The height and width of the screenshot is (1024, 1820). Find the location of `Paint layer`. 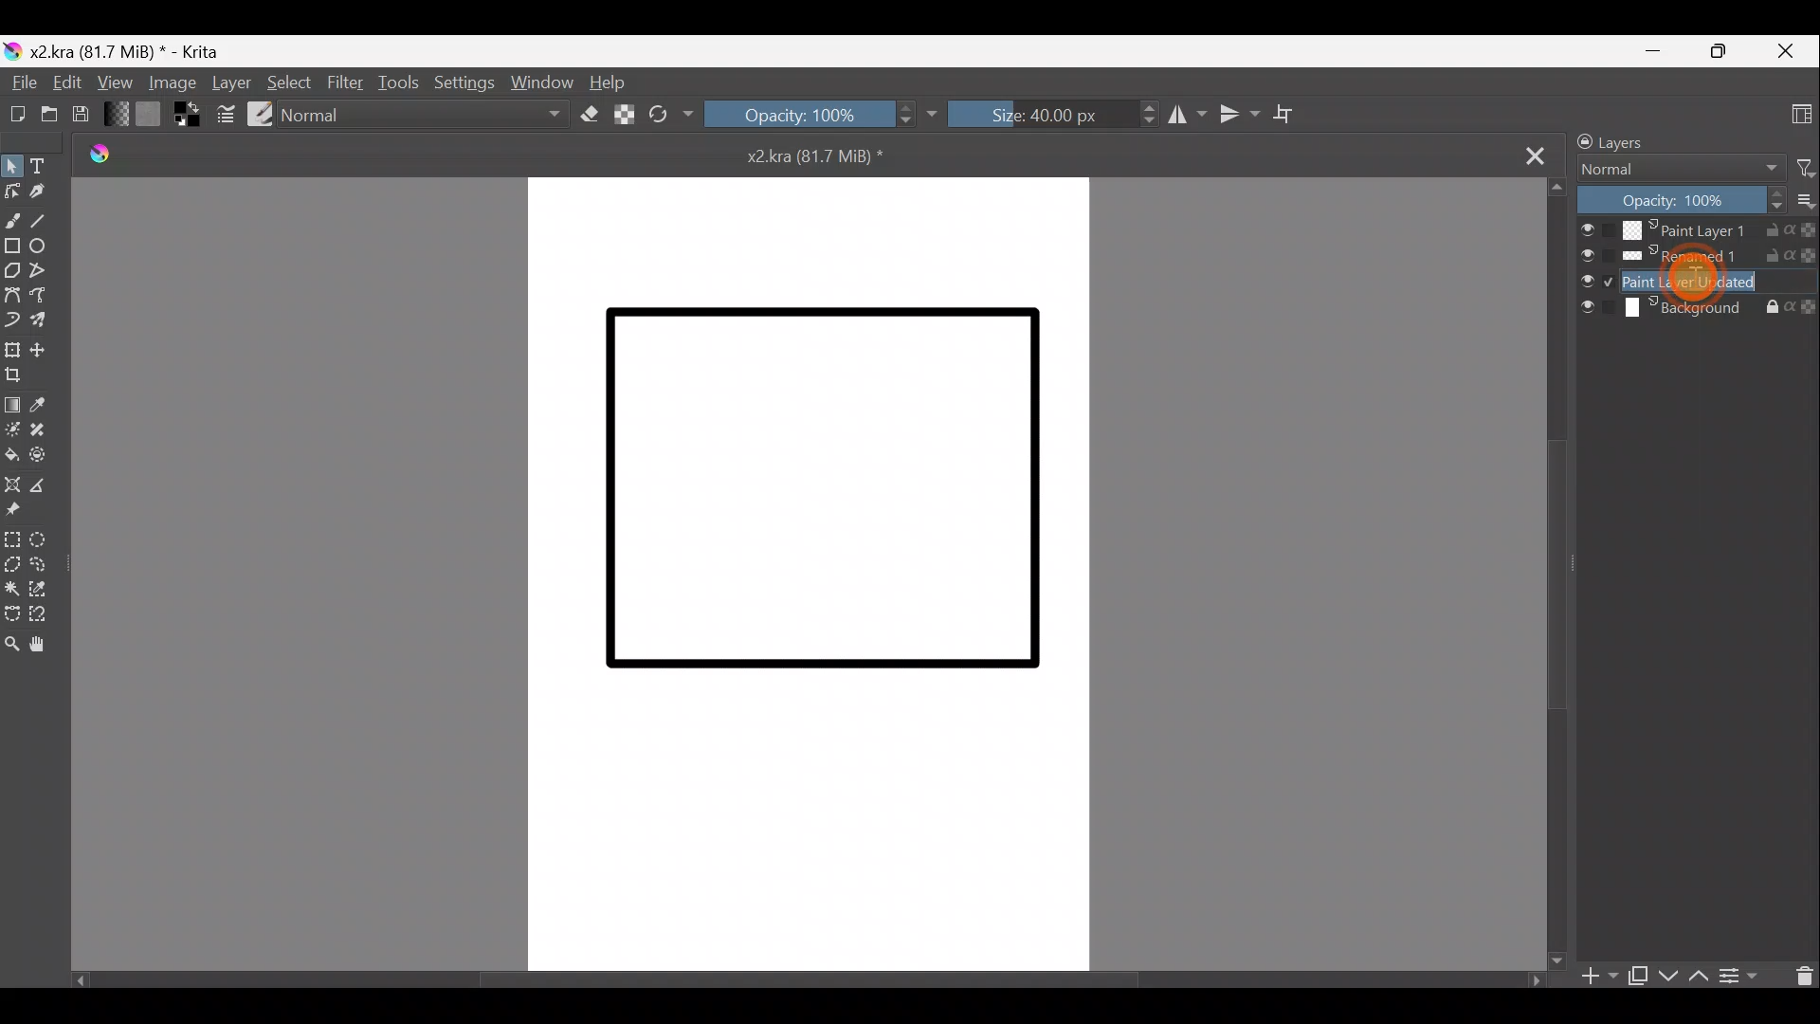

Paint layer is located at coordinates (1699, 281).